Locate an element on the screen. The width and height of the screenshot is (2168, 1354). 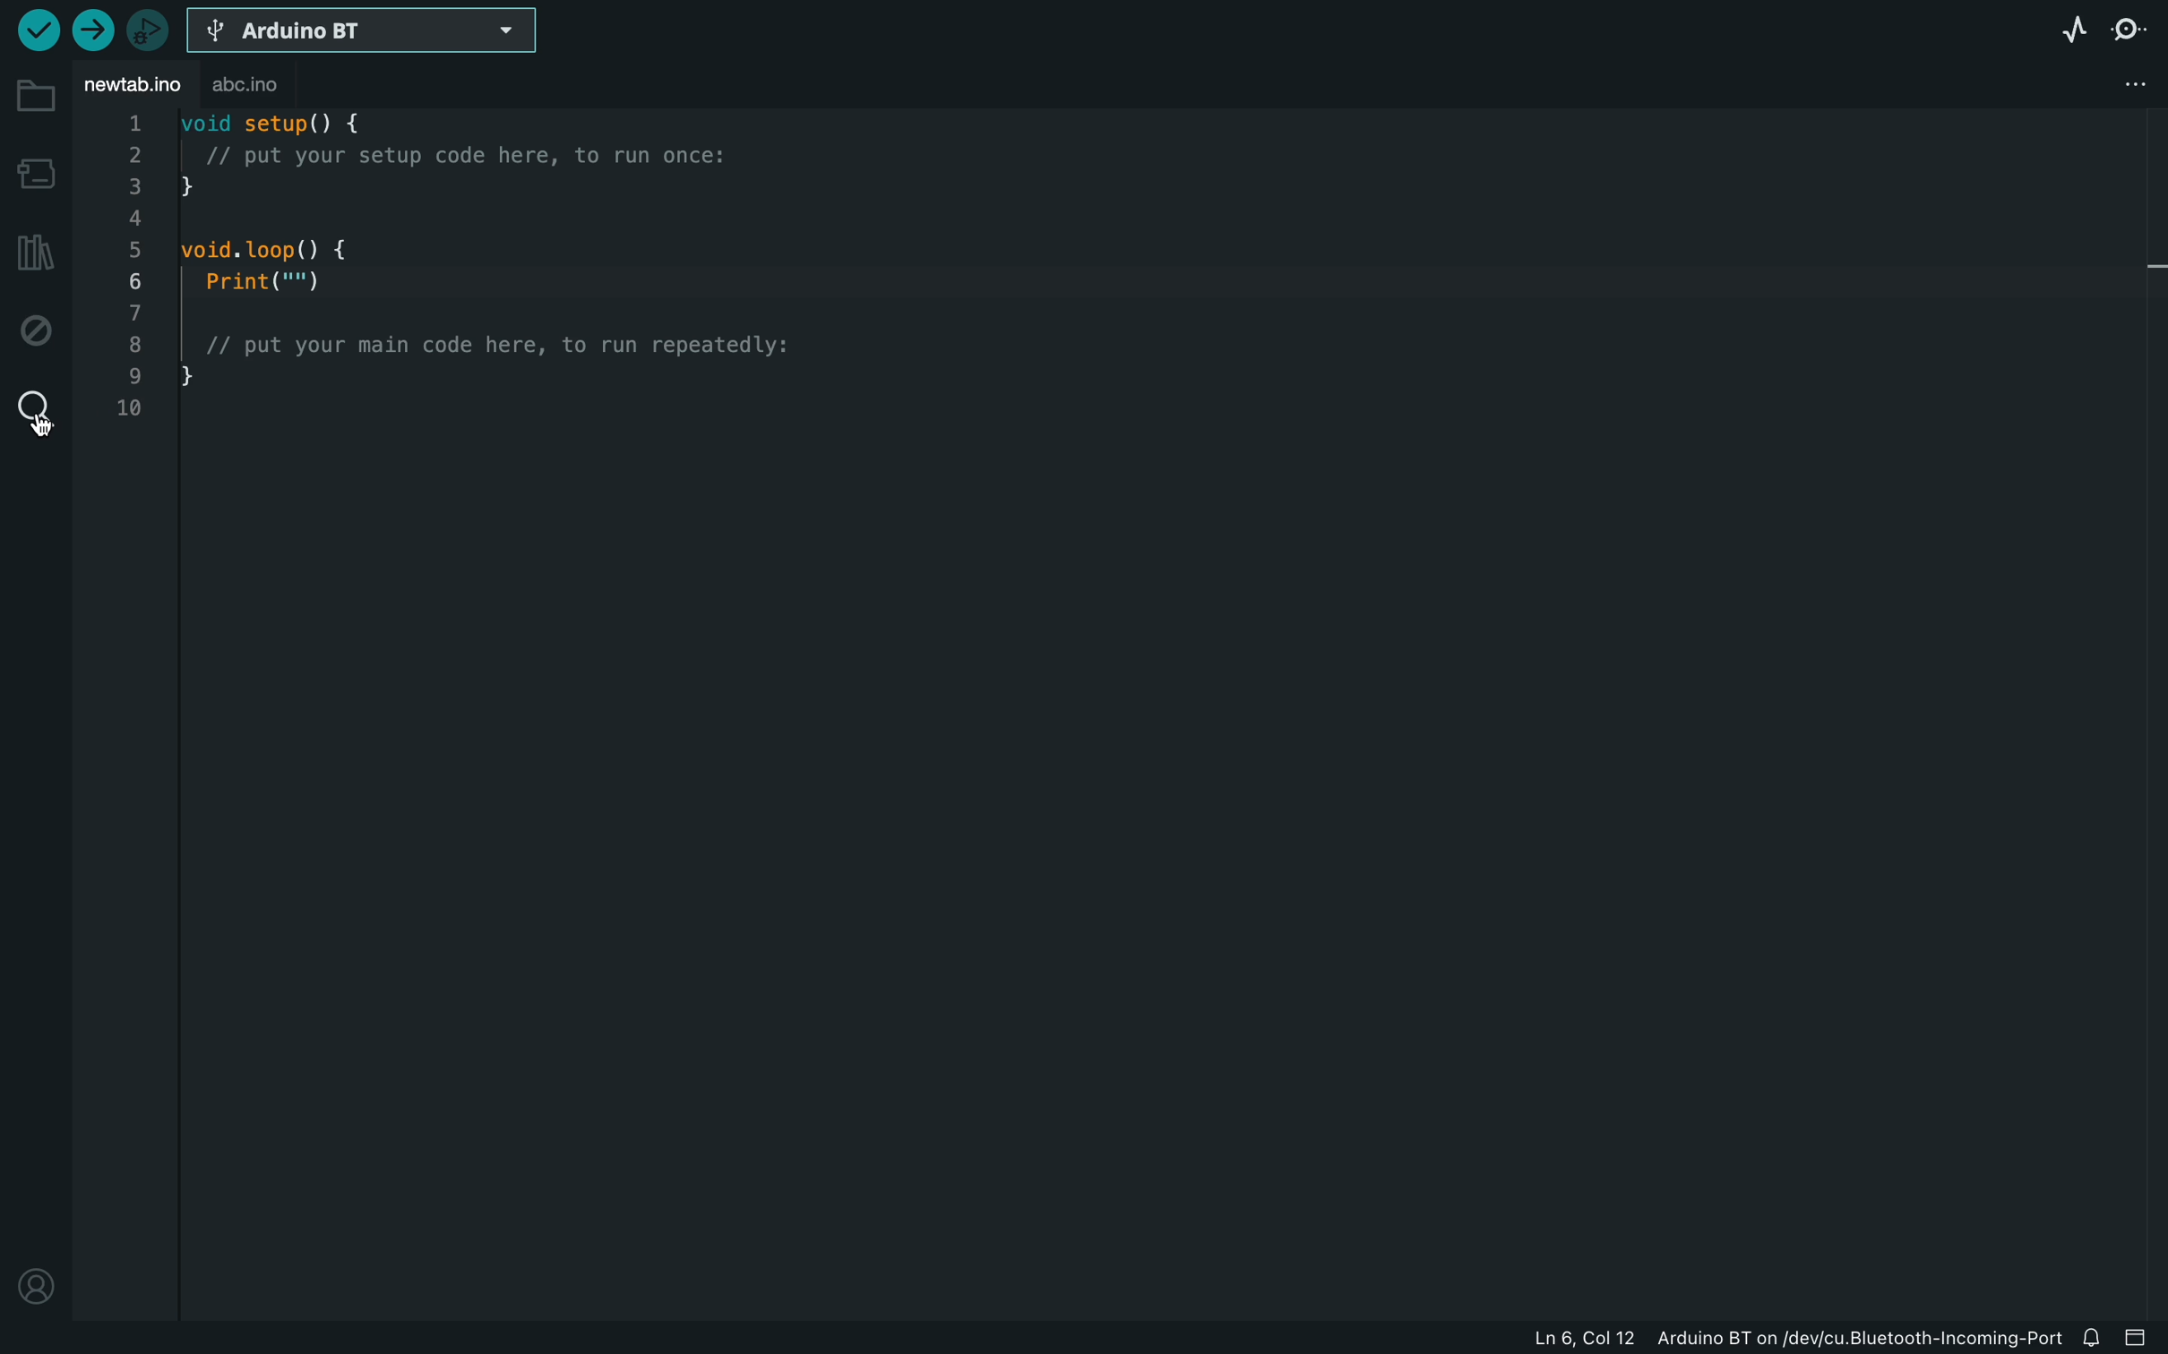
search is located at coordinates (34, 410).